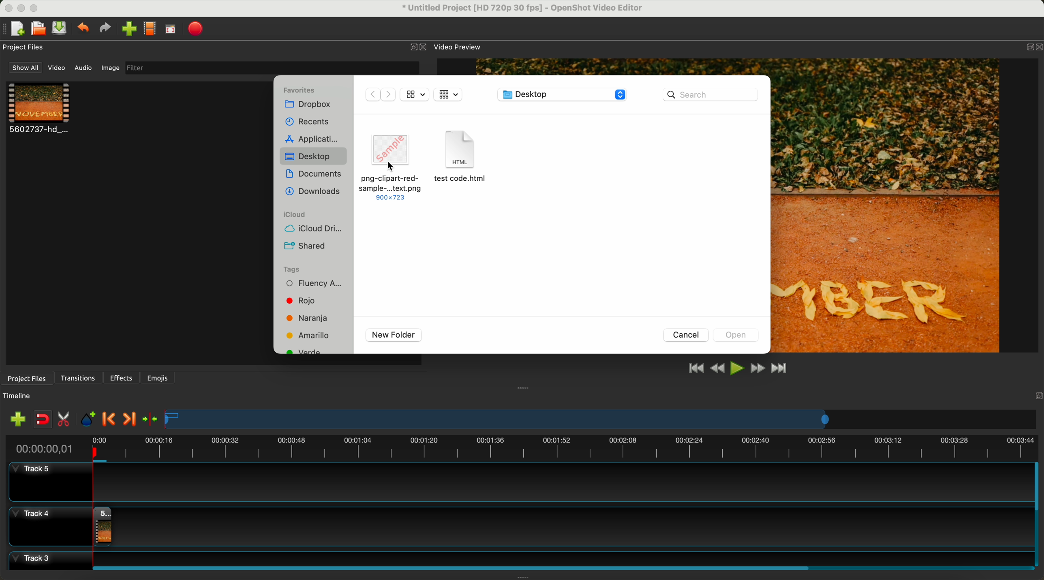 The image size is (1044, 580). What do you see at coordinates (84, 29) in the screenshot?
I see `undo` at bounding box center [84, 29].